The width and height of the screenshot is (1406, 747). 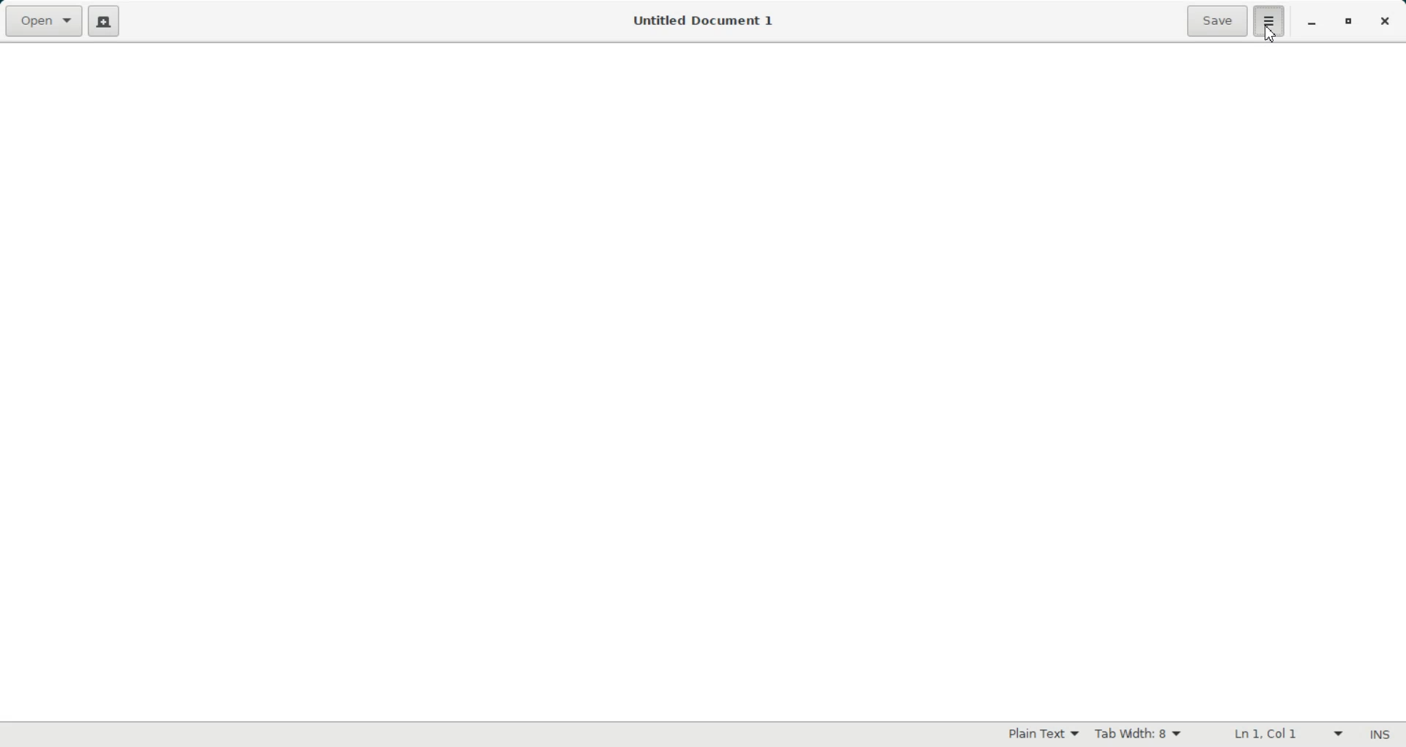 I want to click on Save , so click(x=1217, y=21).